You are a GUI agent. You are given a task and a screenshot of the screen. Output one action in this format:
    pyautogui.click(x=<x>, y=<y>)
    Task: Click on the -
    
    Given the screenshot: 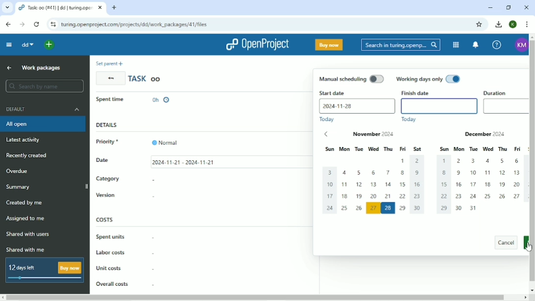 What is the action you would take?
    pyautogui.click(x=153, y=253)
    